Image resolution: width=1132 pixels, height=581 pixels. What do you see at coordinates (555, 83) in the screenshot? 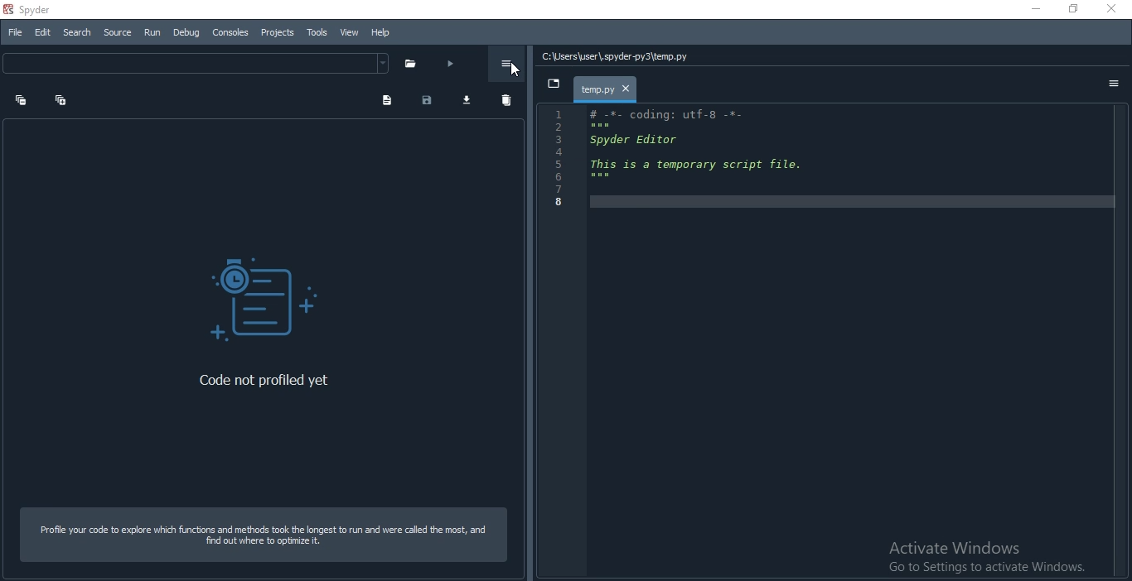
I see `dropdown` at bounding box center [555, 83].